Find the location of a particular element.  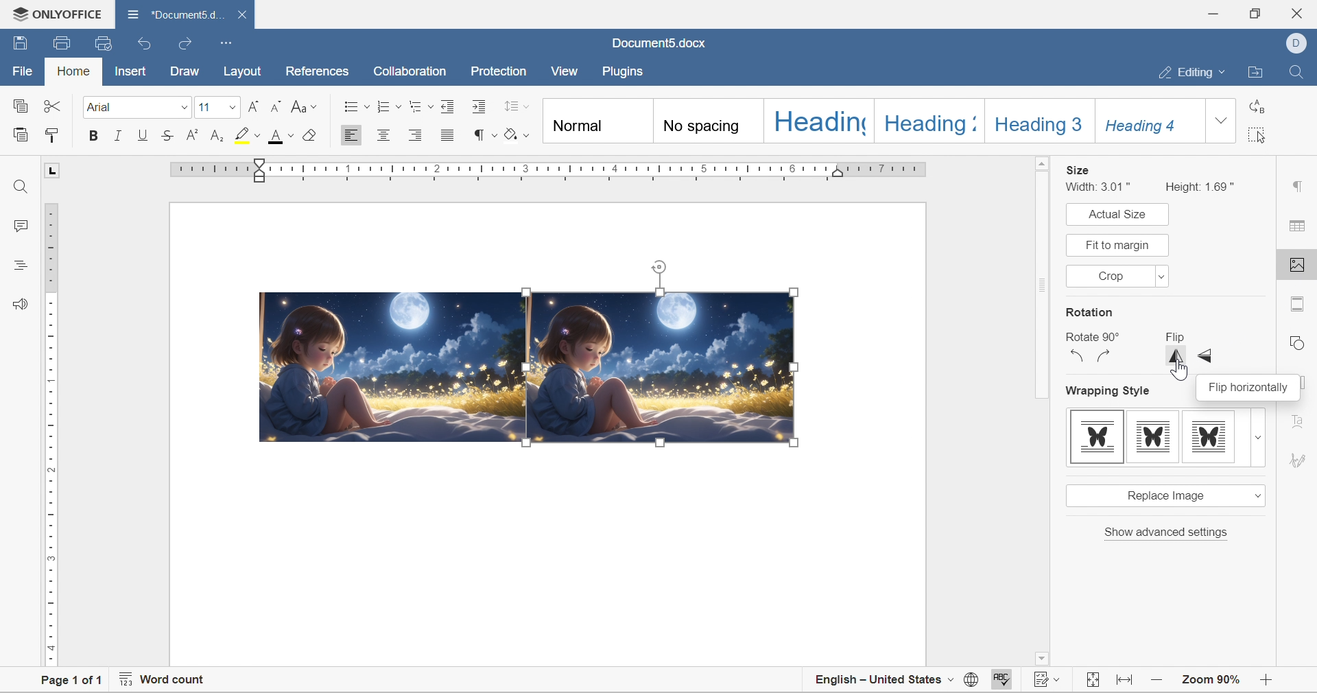

undo is located at coordinates (145, 44).